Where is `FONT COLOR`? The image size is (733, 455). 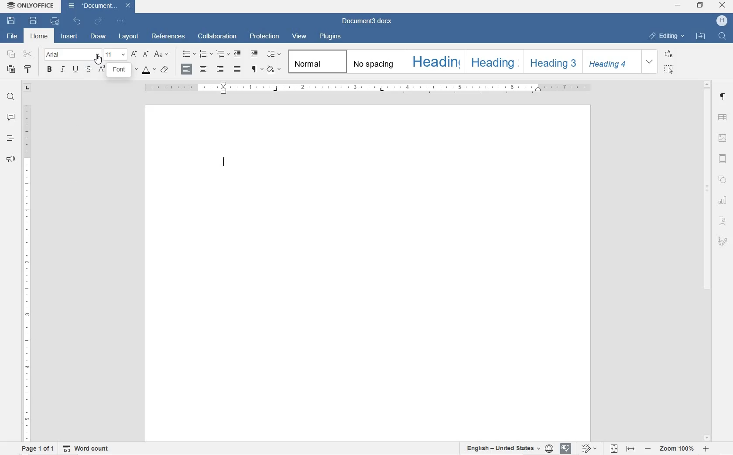
FONT COLOR is located at coordinates (150, 70).